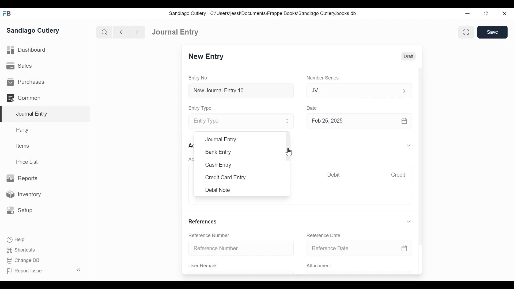  I want to click on Journal Entry, so click(221, 140).